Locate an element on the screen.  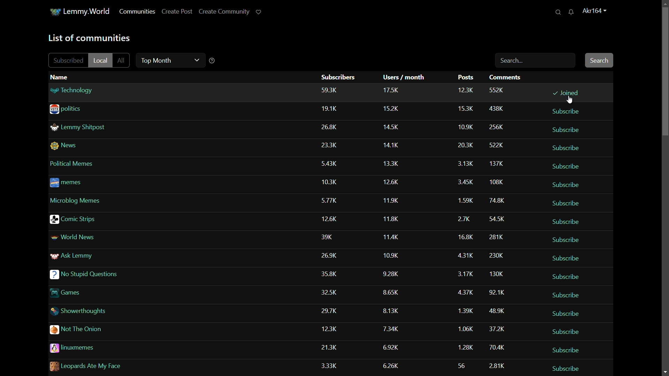
subscribe/unsubscribe is located at coordinates (571, 313).